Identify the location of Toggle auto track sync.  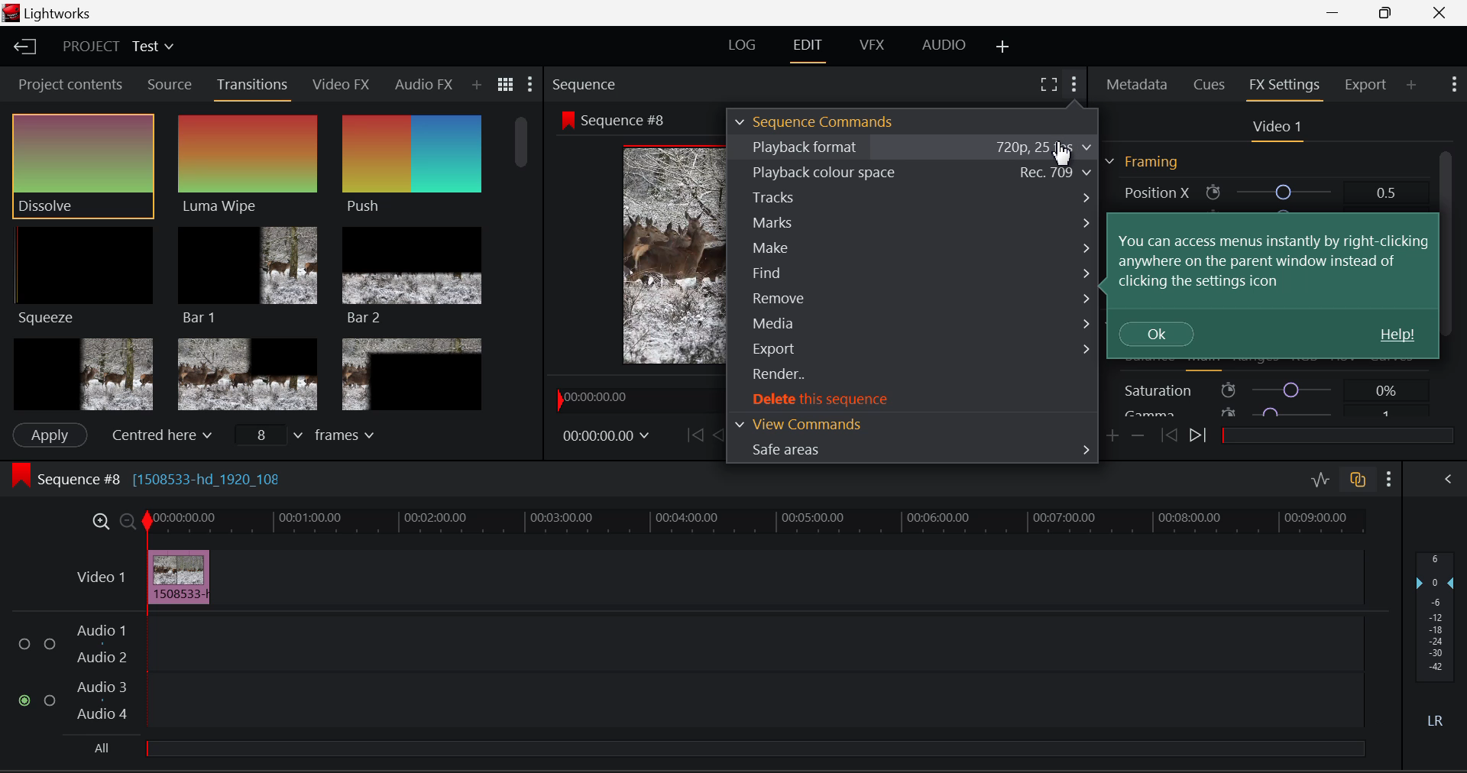
(1359, 480).